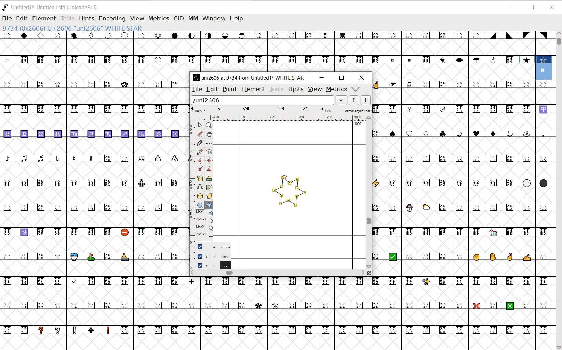  What do you see at coordinates (337, 89) in the screenshot?
I see `metrics` at bounding box center [337, 89].